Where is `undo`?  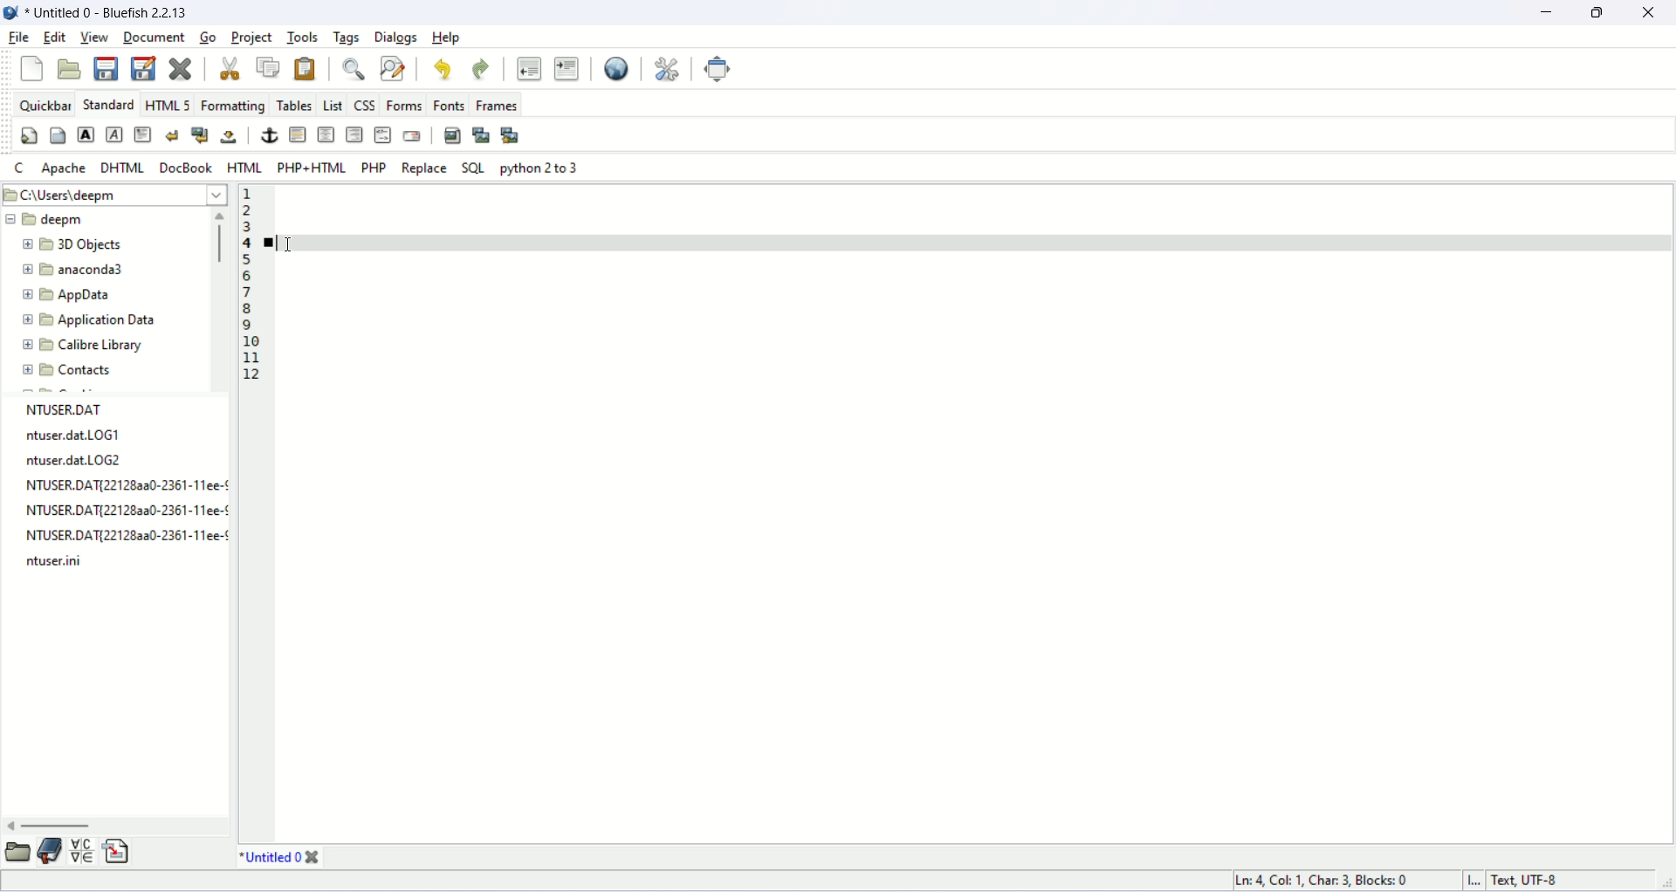
undo is located at coordinates (441, 71).